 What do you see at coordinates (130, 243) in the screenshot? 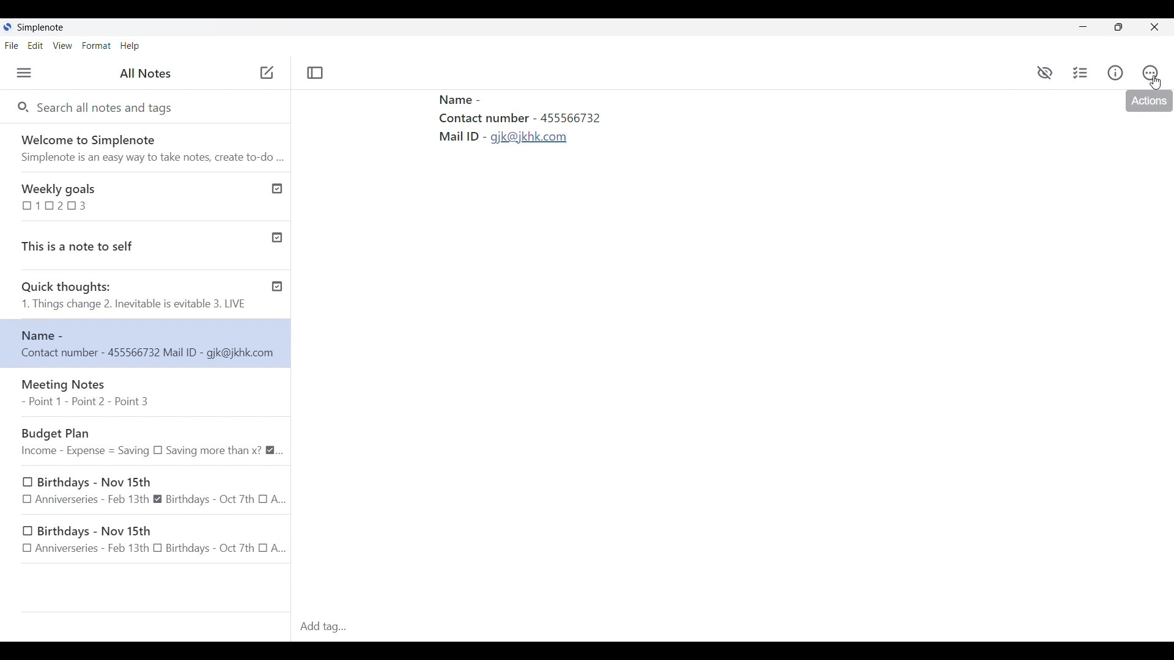
I see `This is a note to self` at bounding box center [130, 243].